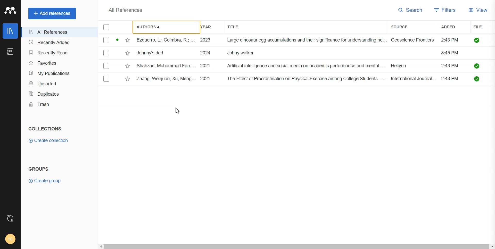 The image size is (495, 249). What do you see at coordinates (102, 247) in the screenshot?
I see `Scroll left` at bounding box center [102, 247].